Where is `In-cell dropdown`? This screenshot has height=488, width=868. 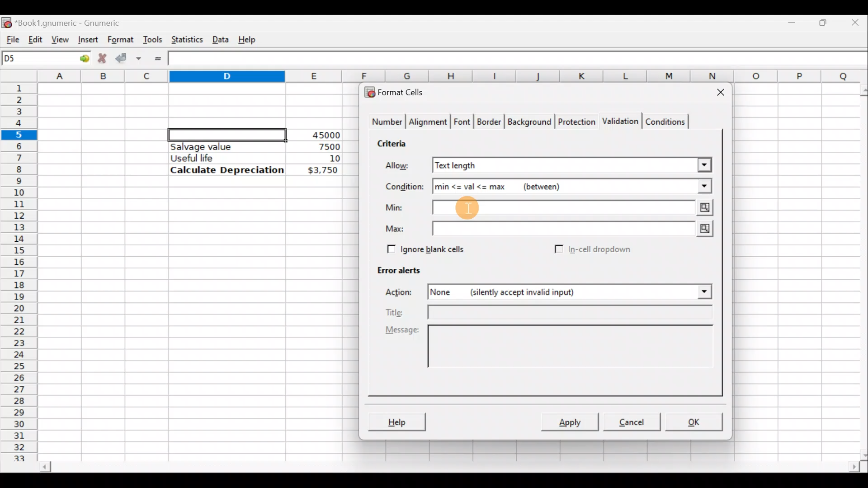
In-cell dropdown is located at coordinates (602, 249).